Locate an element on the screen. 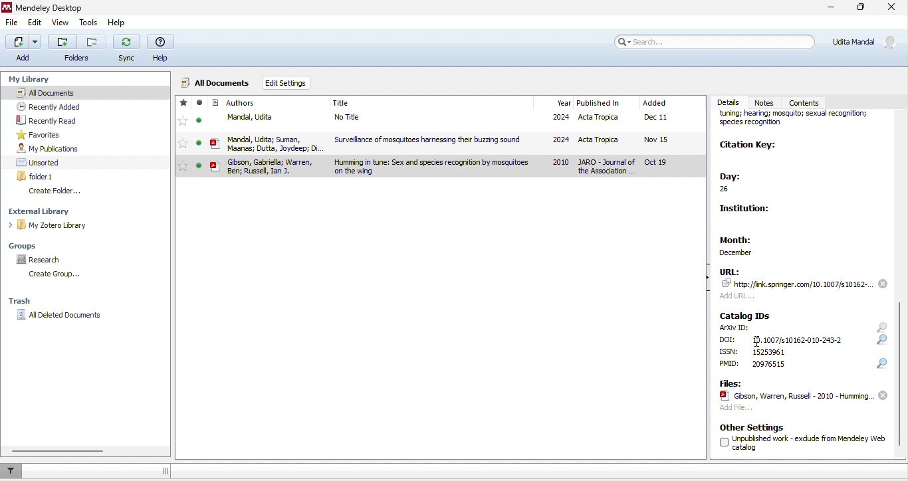 The image size is (908, 481). text is located at coordinates (736, 328).